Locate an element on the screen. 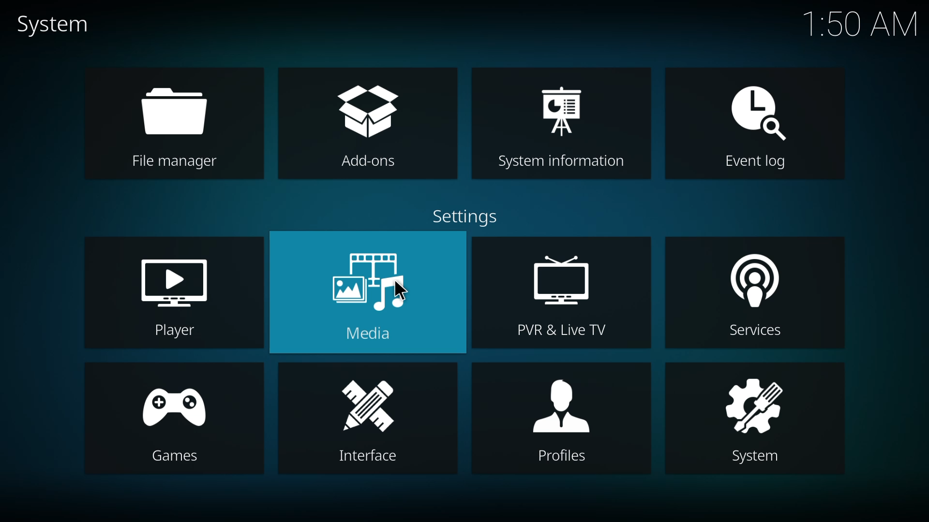 This screenshot has height=522, width=929. settings is located at coordinates (463, 216).